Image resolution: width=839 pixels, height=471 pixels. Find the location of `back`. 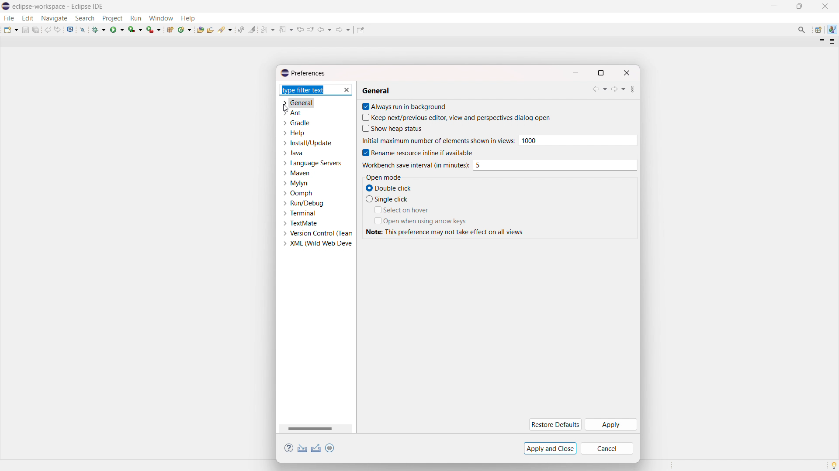

back is located at coordinates (325, 30).